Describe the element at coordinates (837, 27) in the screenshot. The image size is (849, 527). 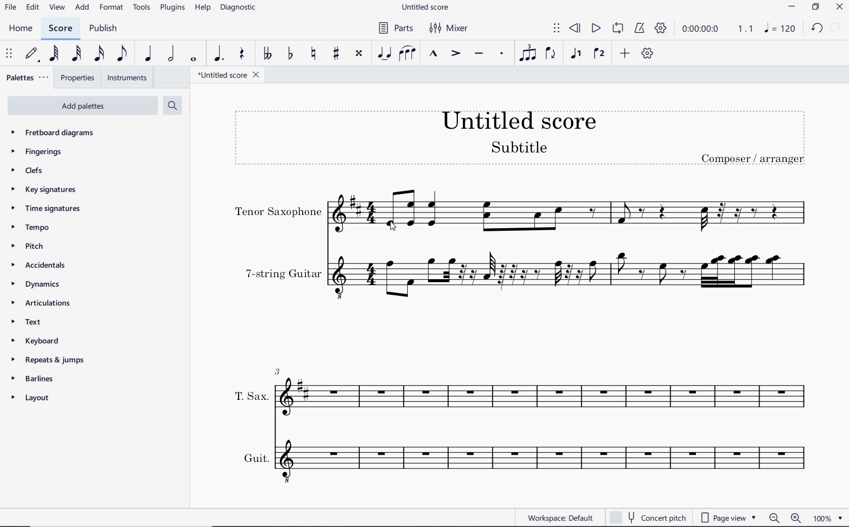
I see `REDO` at that location.